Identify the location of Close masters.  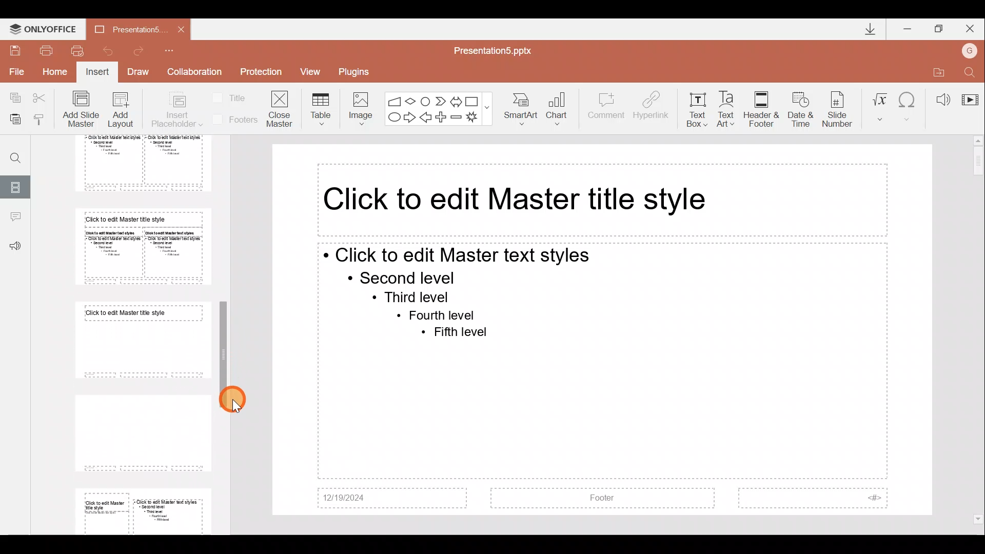
(281, 108).